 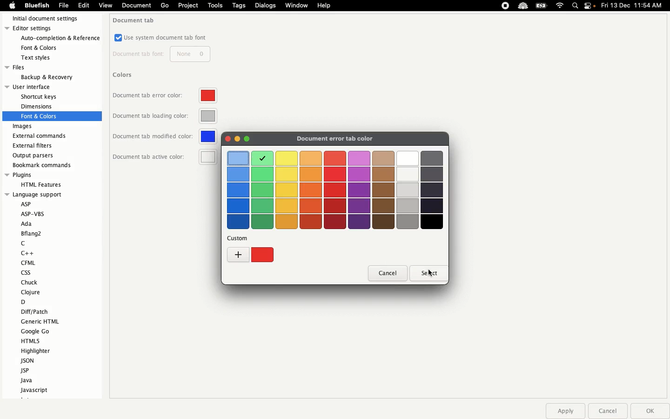 What do you see at coordinates (161, 54) in the screenshot?
I see `Document tab font` at bounding box center [161, 54].